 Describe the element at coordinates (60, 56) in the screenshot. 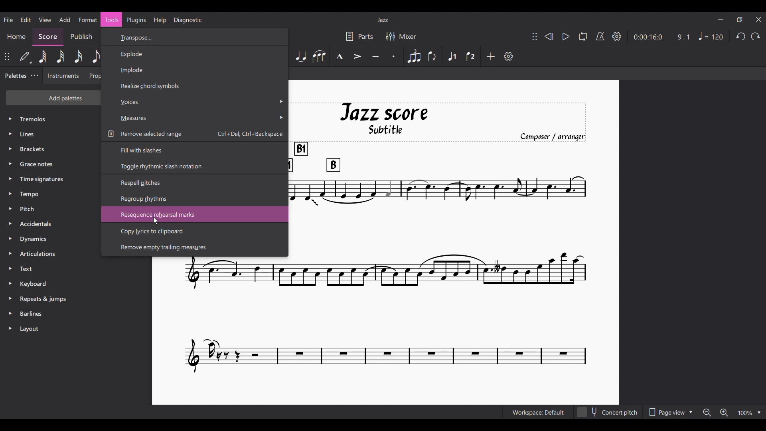

I see `32nd note` at that location.